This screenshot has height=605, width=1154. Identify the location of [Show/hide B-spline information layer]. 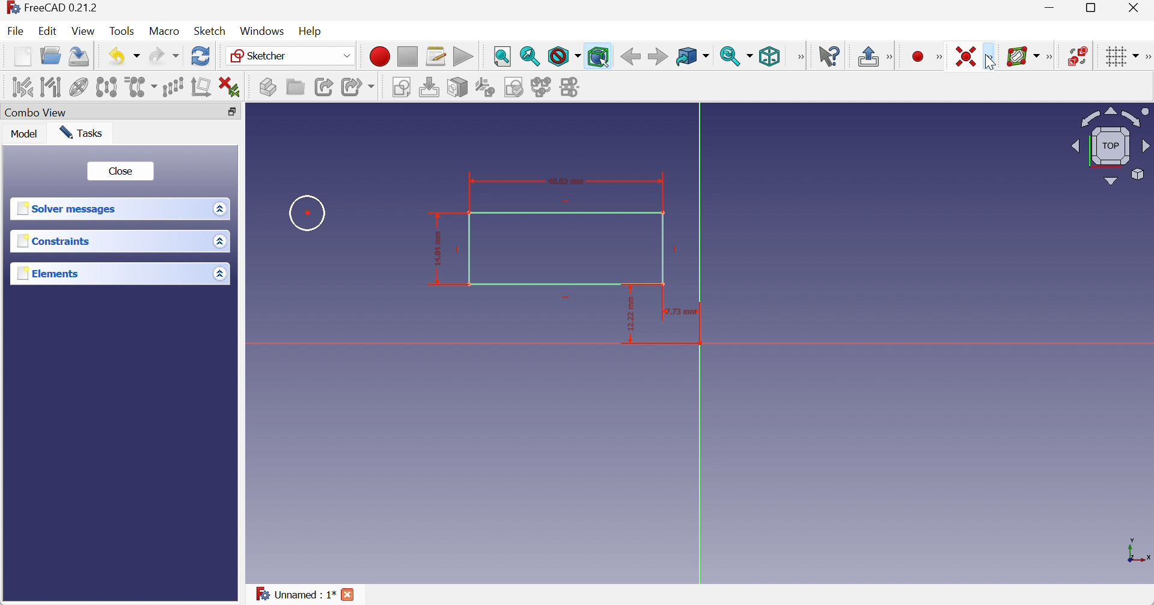
(1022, 56).